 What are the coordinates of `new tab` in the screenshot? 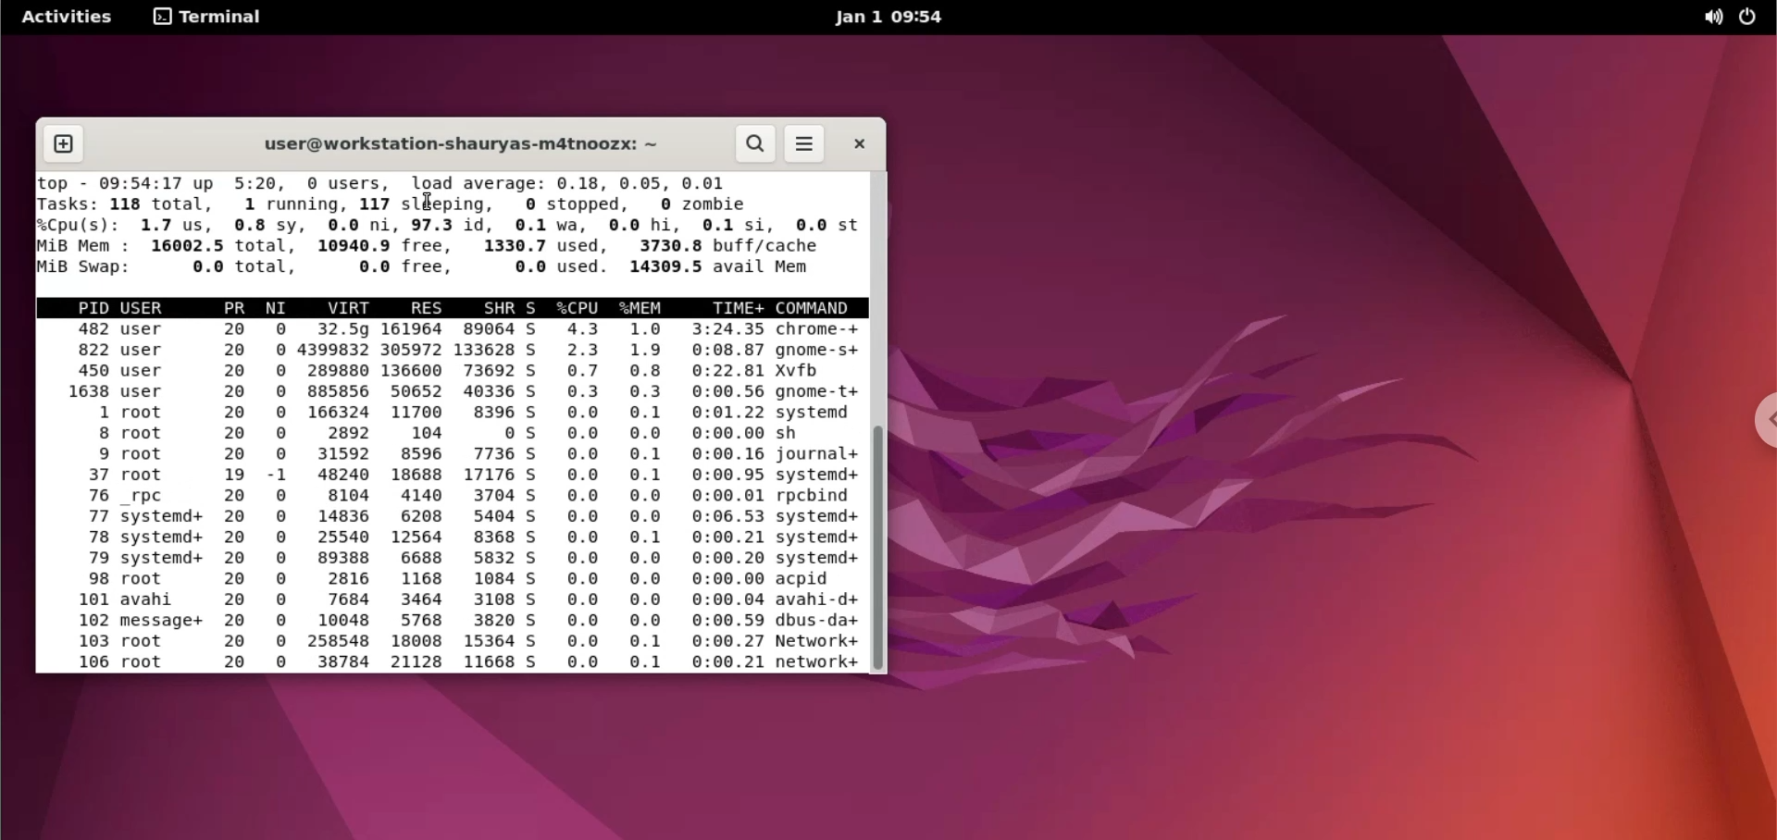 It's located at (66, 141).